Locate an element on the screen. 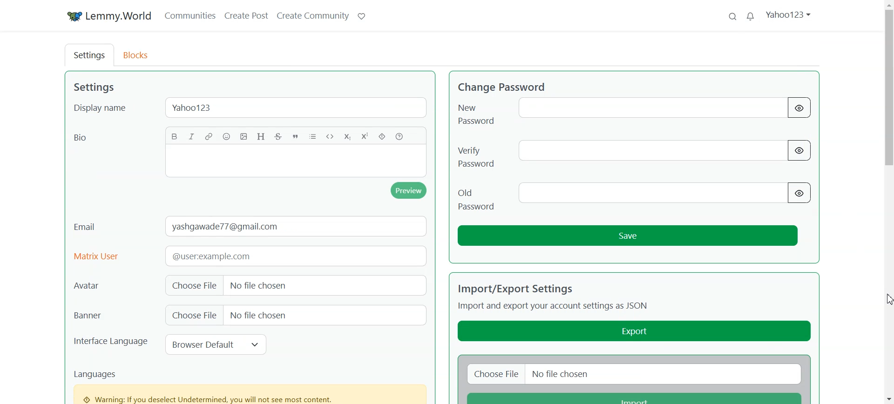 The width and height of the screenshot is (894, 404). Hyperlink is located at coordinates (209, 136).